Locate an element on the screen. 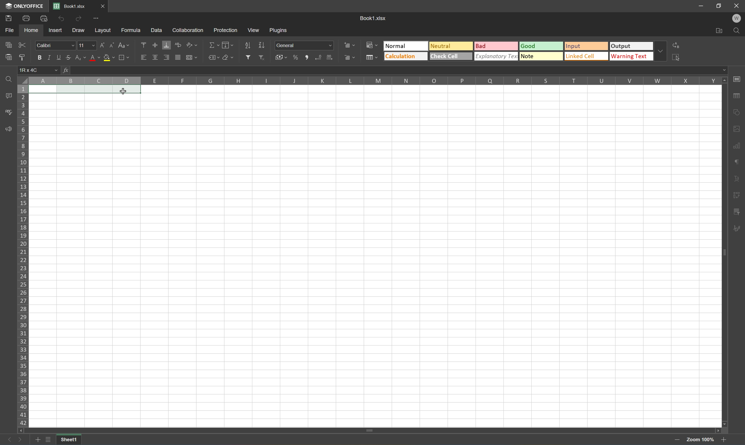 The height and width of the screenshot is (445, 745). Cut is located at coordinates (22, 45).